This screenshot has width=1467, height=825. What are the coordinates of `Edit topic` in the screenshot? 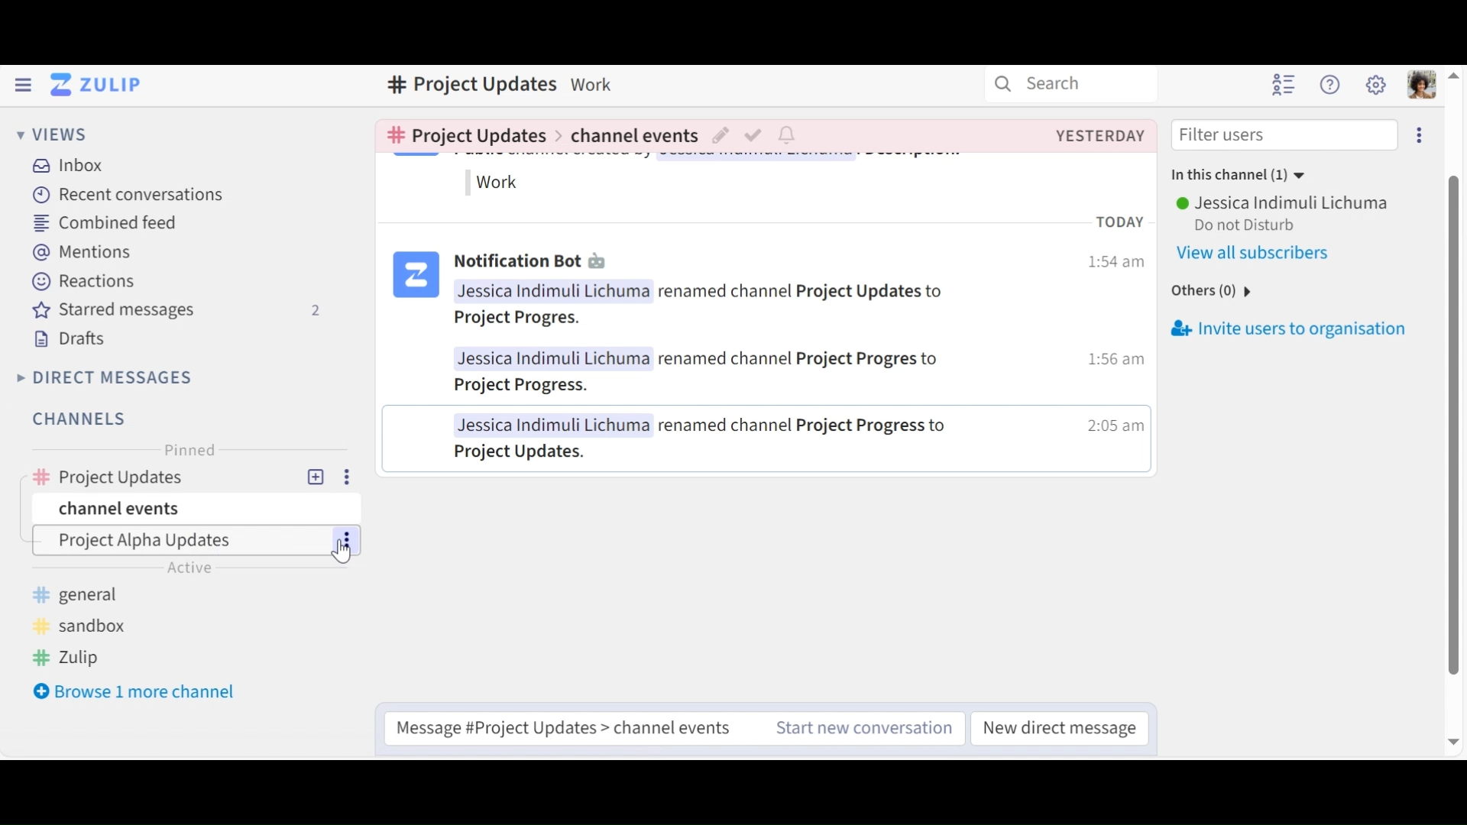 It's located at (722, 137).